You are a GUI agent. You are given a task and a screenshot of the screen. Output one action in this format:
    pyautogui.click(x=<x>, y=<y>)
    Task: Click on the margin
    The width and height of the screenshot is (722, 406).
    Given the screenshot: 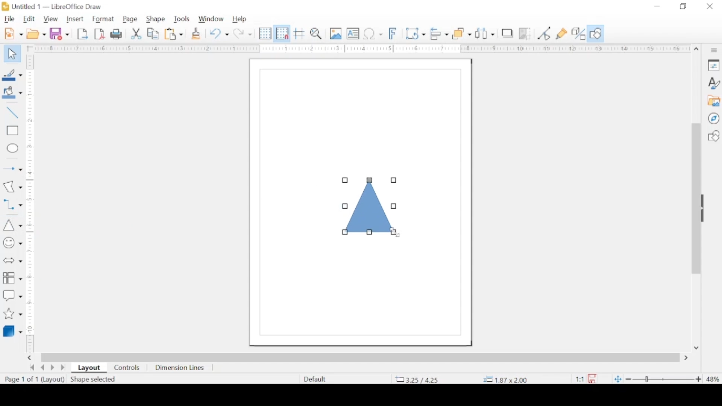 What is the action you would take?
    pyautogui.click(x=359, y=49)
    